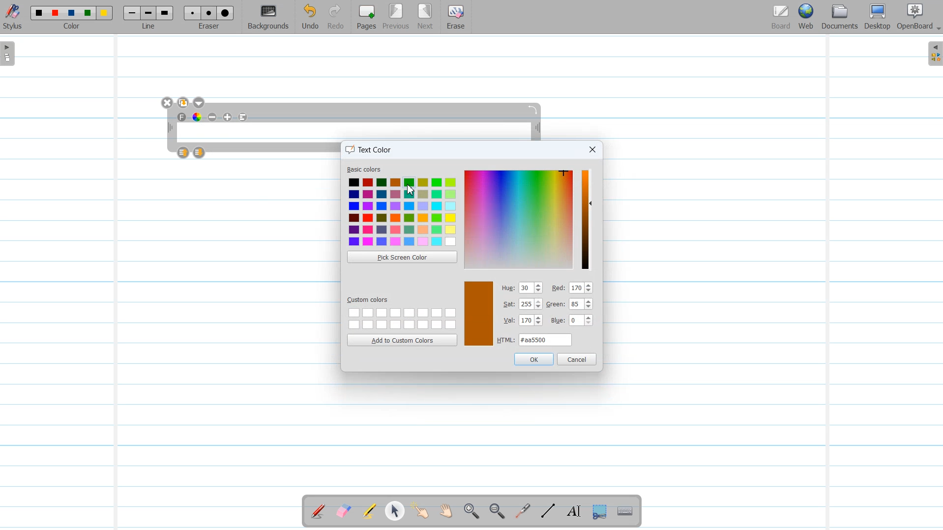 The image size is (943, 530). I want to click on Maximize Text, so click(228, 117).